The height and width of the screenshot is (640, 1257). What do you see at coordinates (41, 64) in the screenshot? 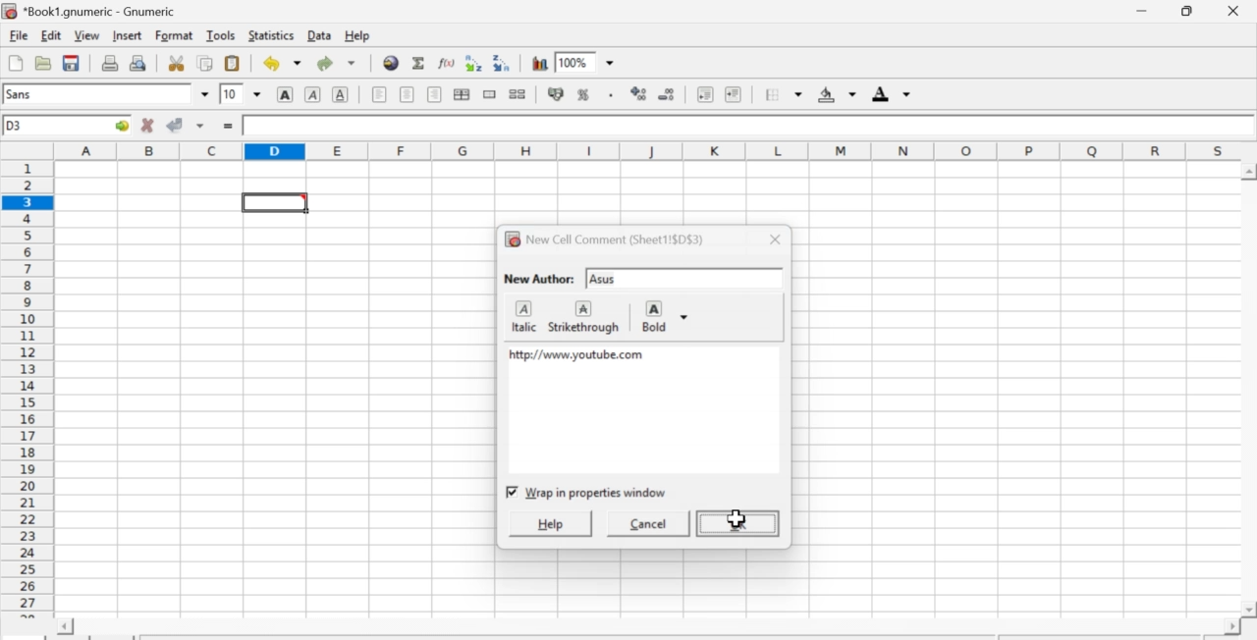
I see `Open a file` at bounding box center [41, 64].